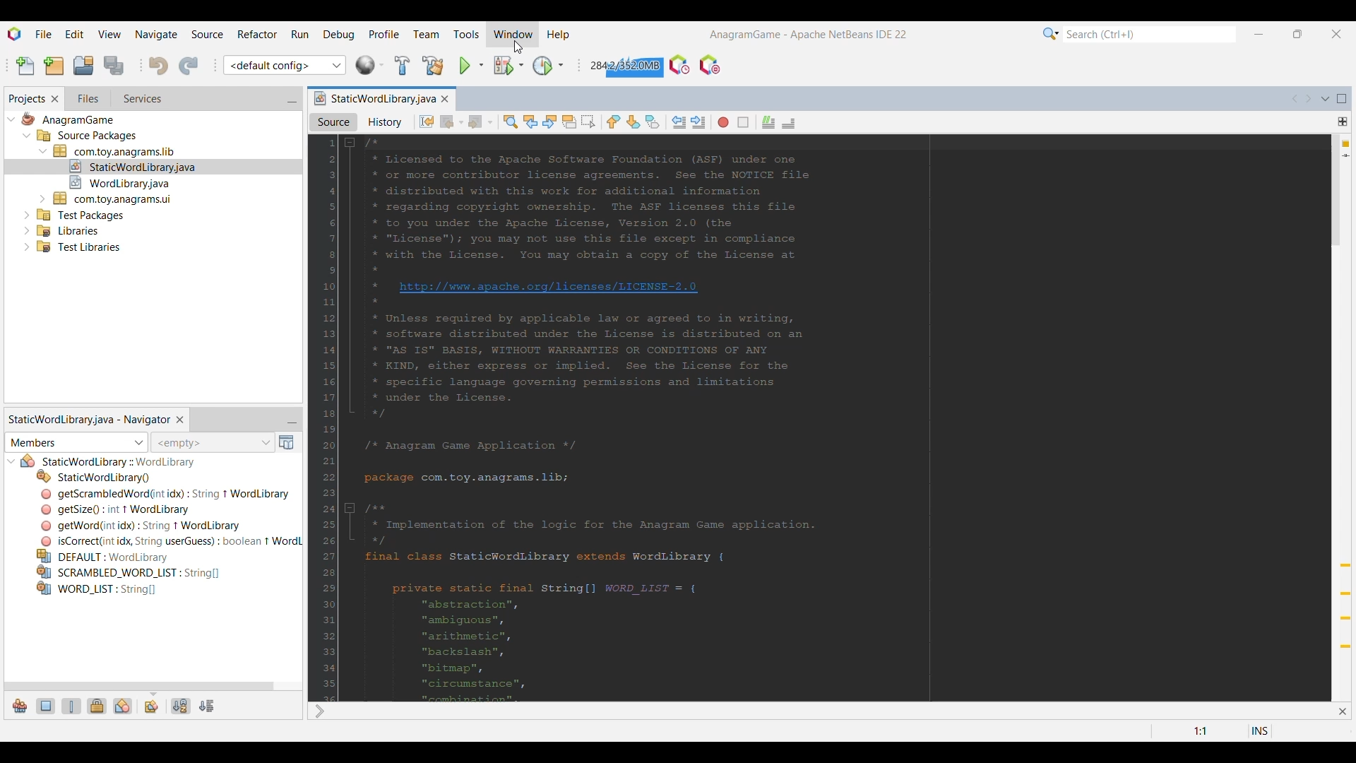 Image resolution: width=1356 pixels, height=763 pixels. What do you see at coordinates (339, 34) in the screenshot?
I see `Debug menu` at bounding box center [339, 34].